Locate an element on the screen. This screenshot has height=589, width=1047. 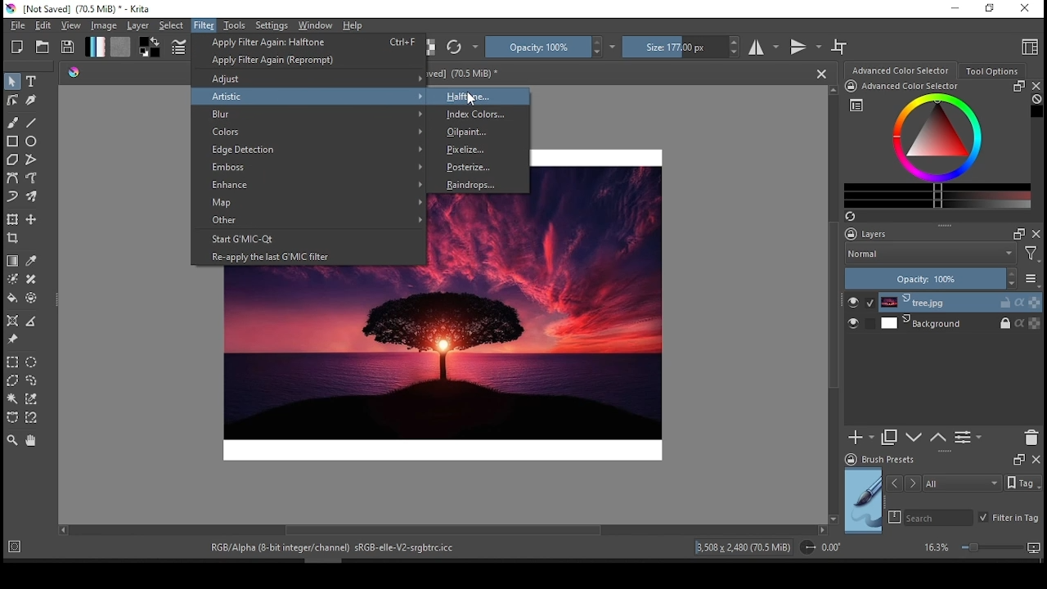
image is located at coordinates (105, 26).